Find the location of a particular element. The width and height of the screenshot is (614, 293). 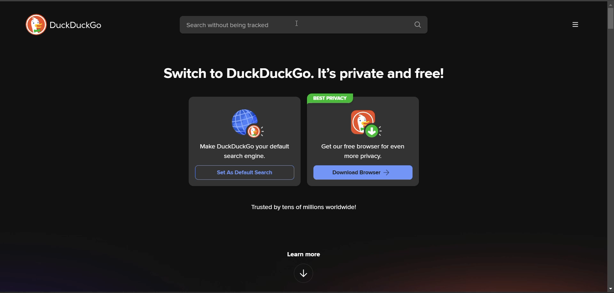

DuckDuckGo is located at coordinates (79, 26).